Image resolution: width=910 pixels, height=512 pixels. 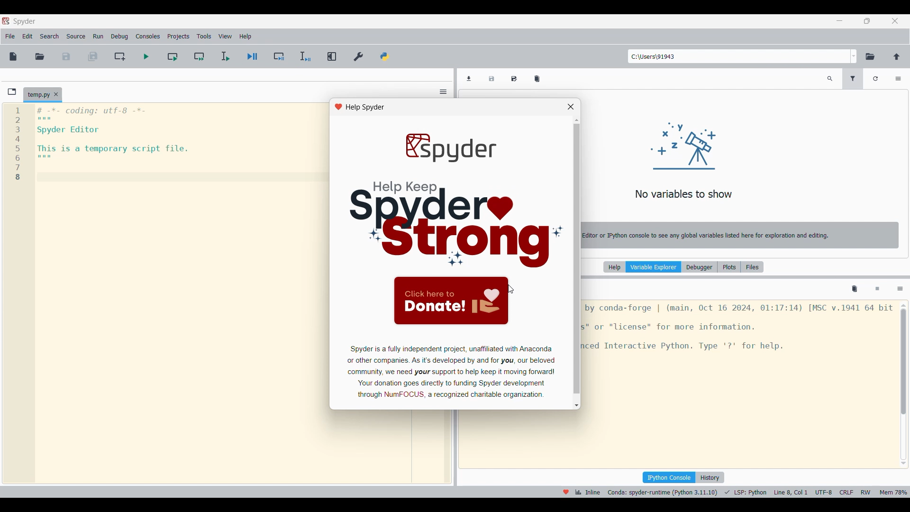 What do you see at coordinates (830, 79) in the screenshot?
I see `Search variable names and types ` at bounding box center [830, 79].